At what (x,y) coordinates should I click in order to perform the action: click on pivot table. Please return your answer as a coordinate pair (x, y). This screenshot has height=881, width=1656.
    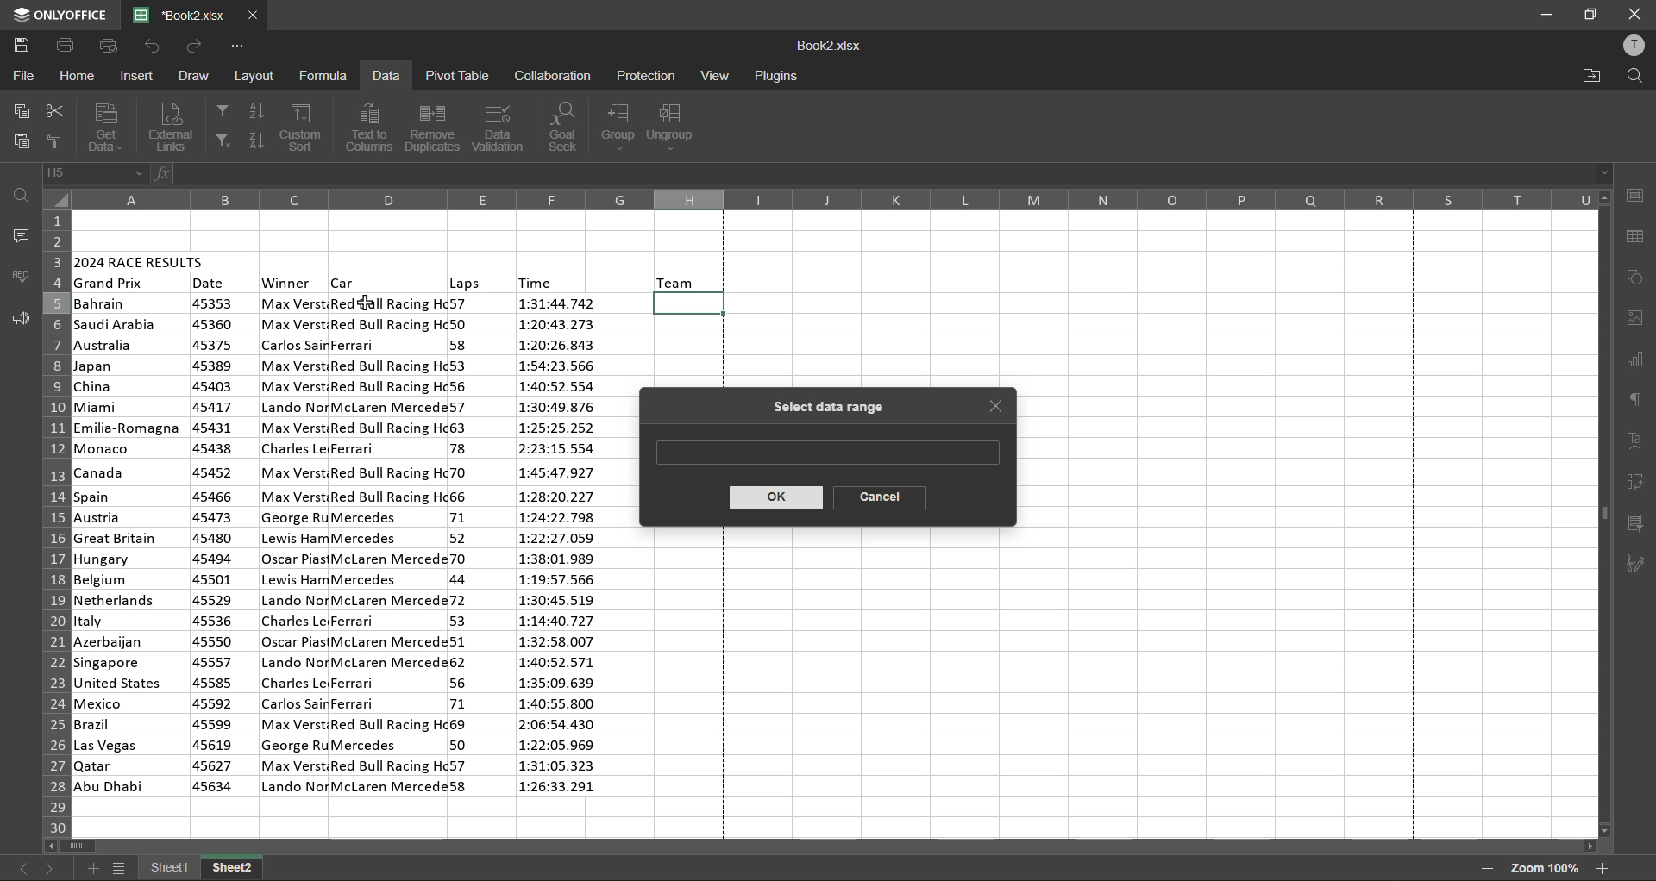
    Looking at the image, I should click on (1636, 483).